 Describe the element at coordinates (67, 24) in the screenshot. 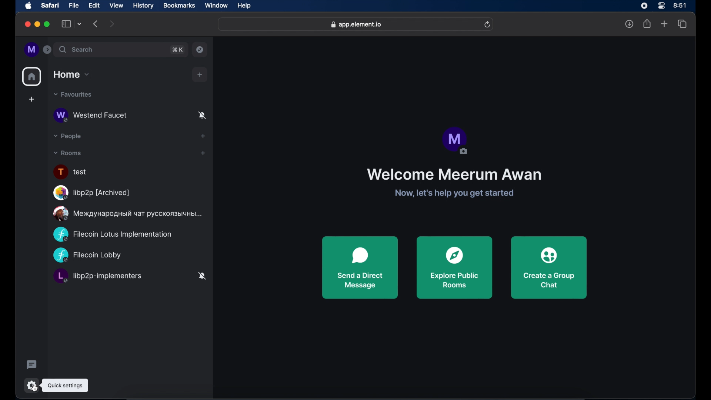

I see `show sidebar` at that location.